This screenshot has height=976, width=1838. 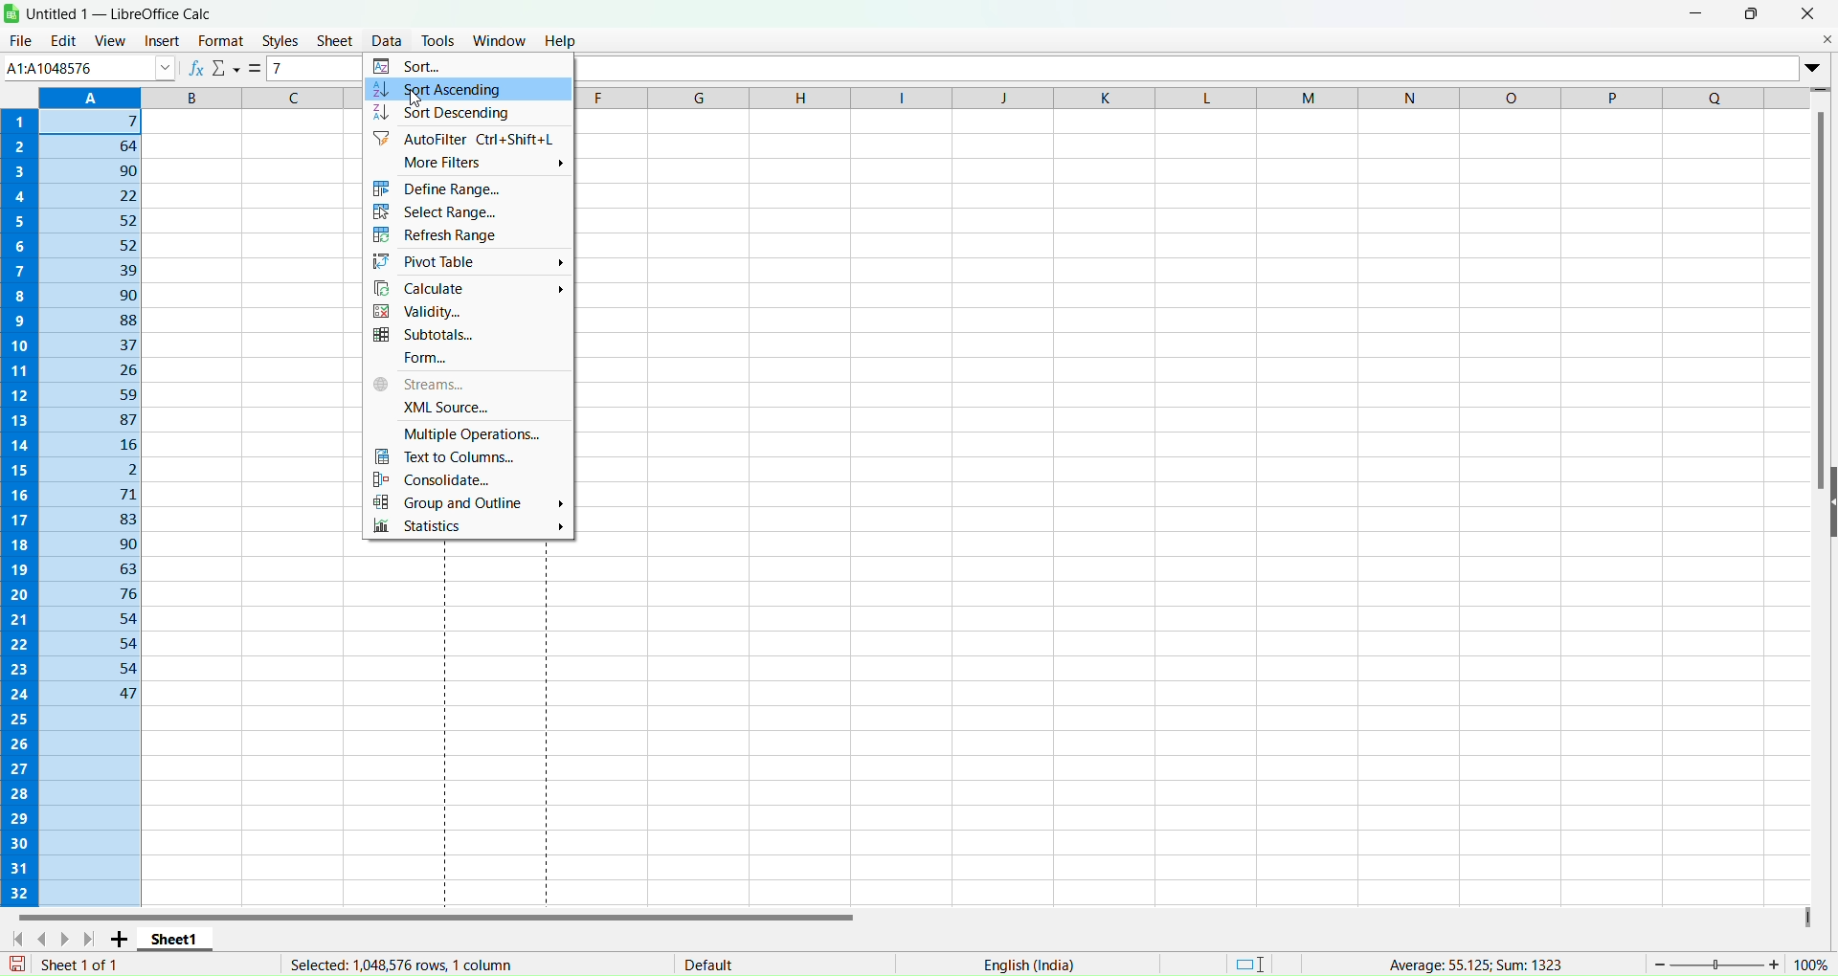 What do you see at coordinates (465, 458) in the screenshot?
I see `Text to Columns` at bounding box center [465, 458].